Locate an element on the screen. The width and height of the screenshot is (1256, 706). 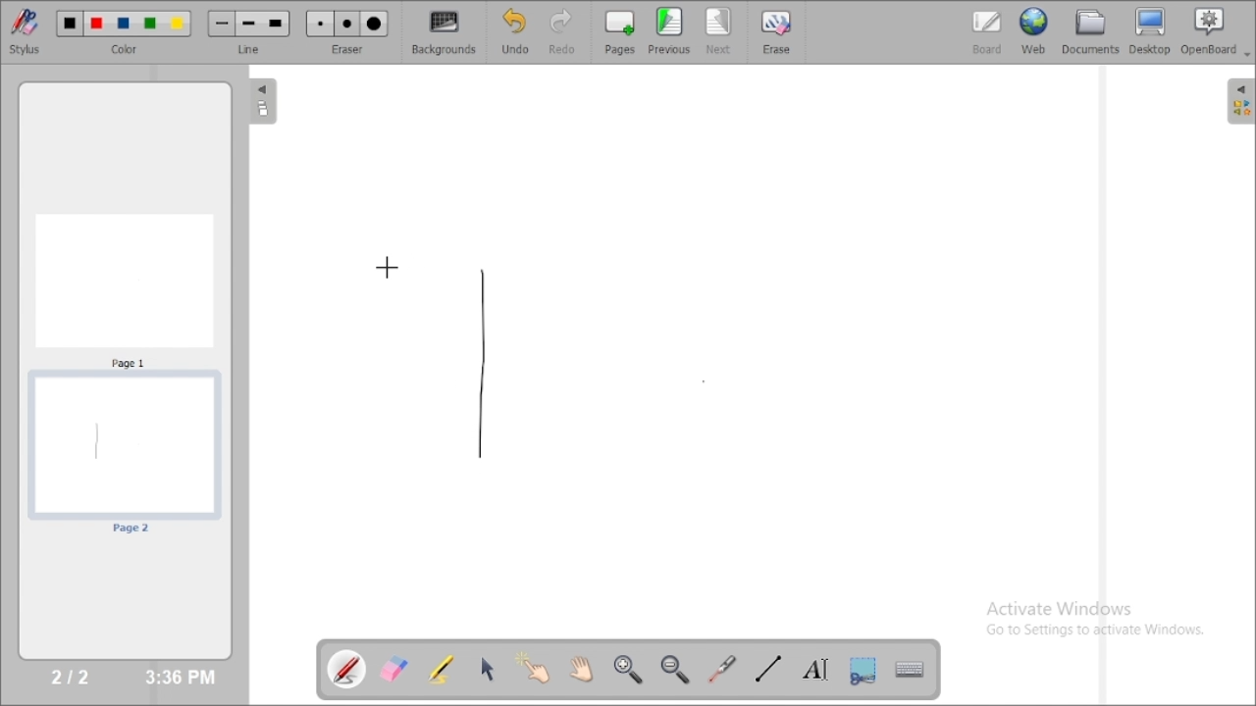
Page 1 is located at coordinates (125, 289).